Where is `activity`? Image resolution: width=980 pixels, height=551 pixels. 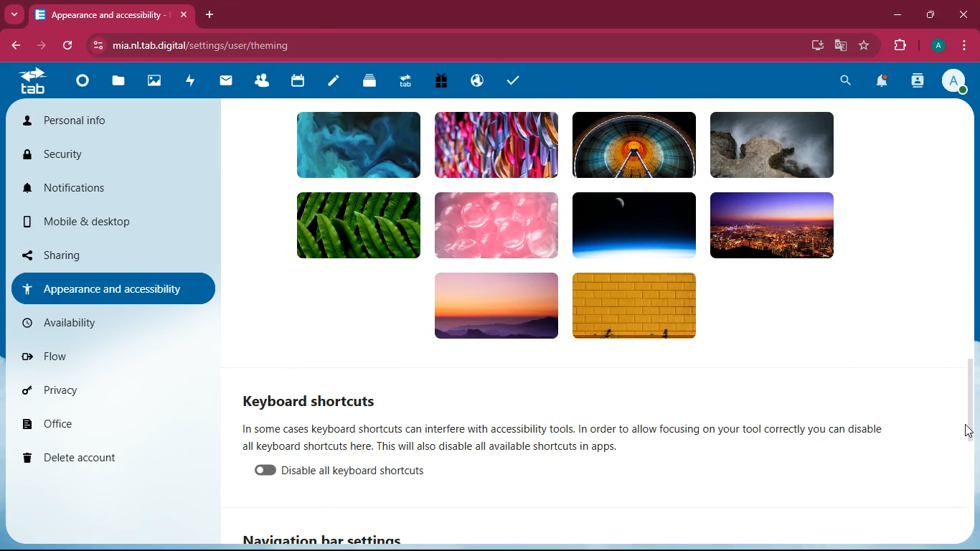
activity is located at coordinates (193, 82).